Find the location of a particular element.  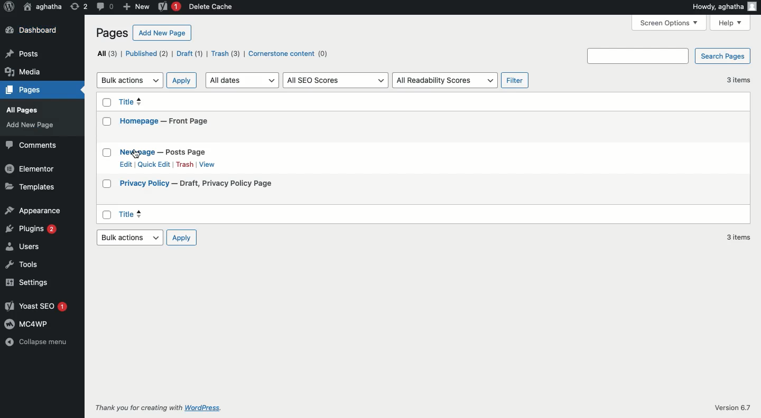

Delete cache is located at coordinates (211, 7).